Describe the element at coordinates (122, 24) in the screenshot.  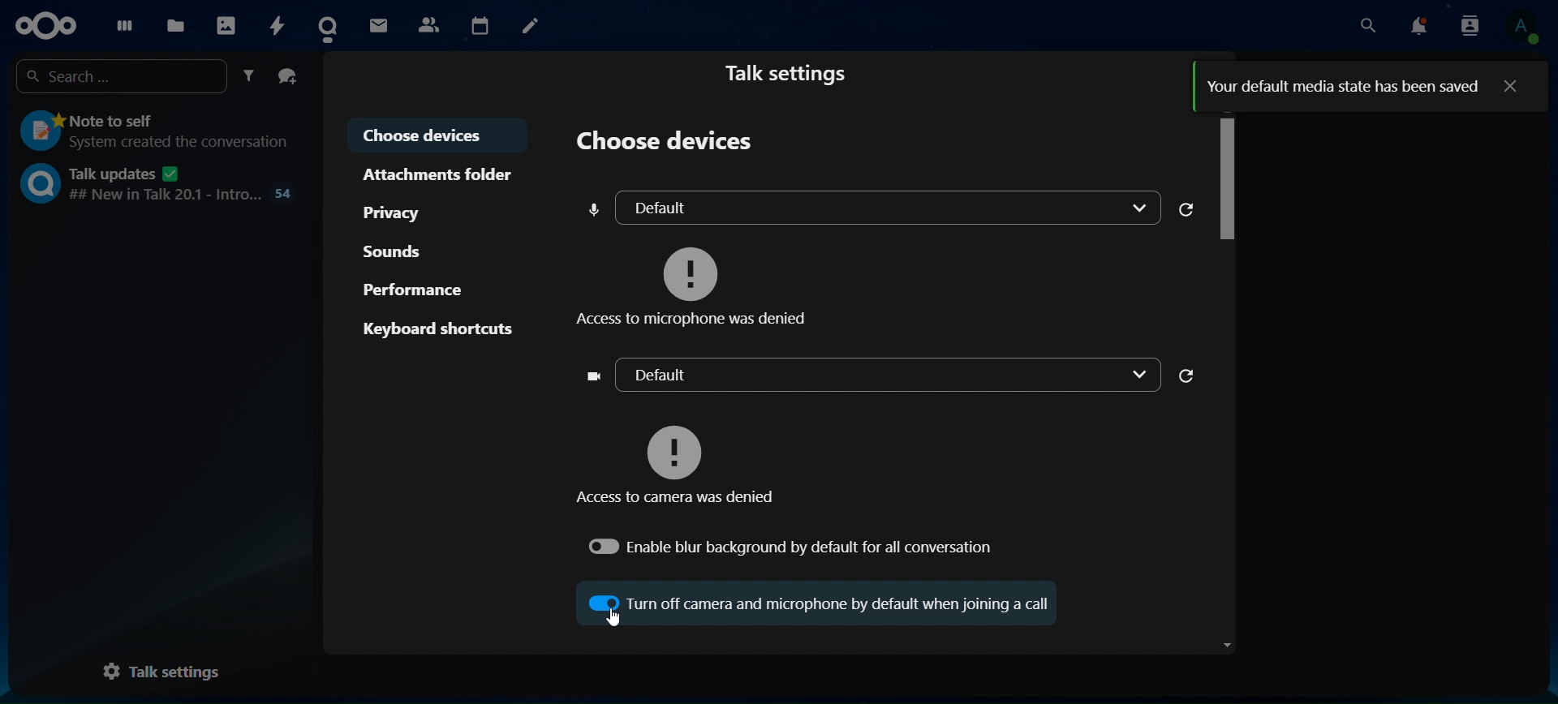
I see `dashboard` at that location.